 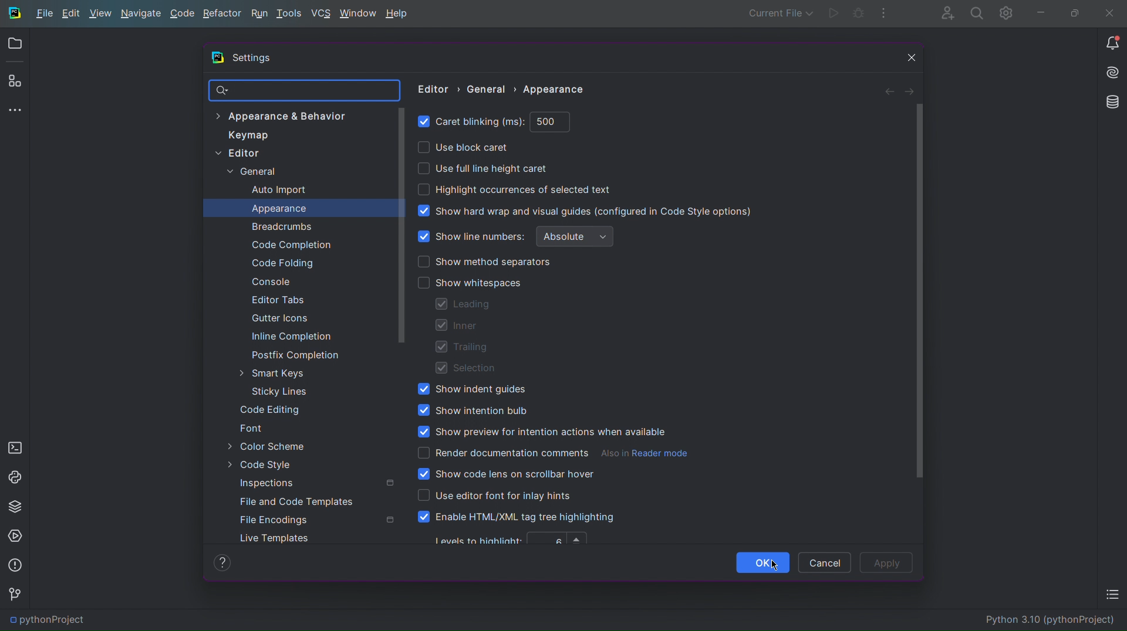 What do you see at coordinates (296, 354) in the screenshot?
I see `Postfix Completion` at bounding box center [296, 354].